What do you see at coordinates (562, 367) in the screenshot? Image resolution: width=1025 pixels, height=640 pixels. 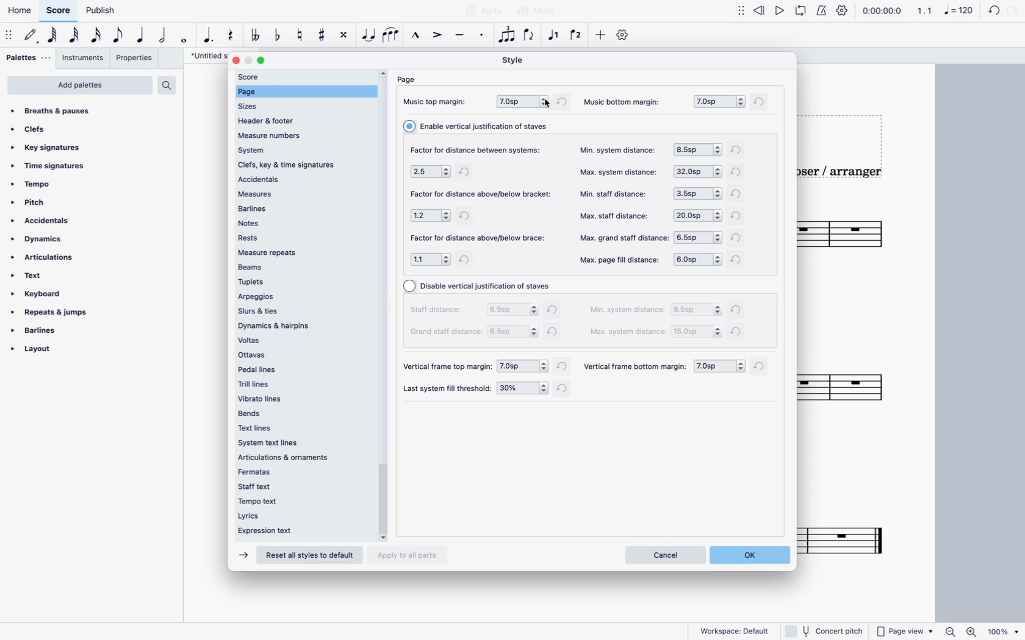 I see `refresh` at bounding box center [562, 367].